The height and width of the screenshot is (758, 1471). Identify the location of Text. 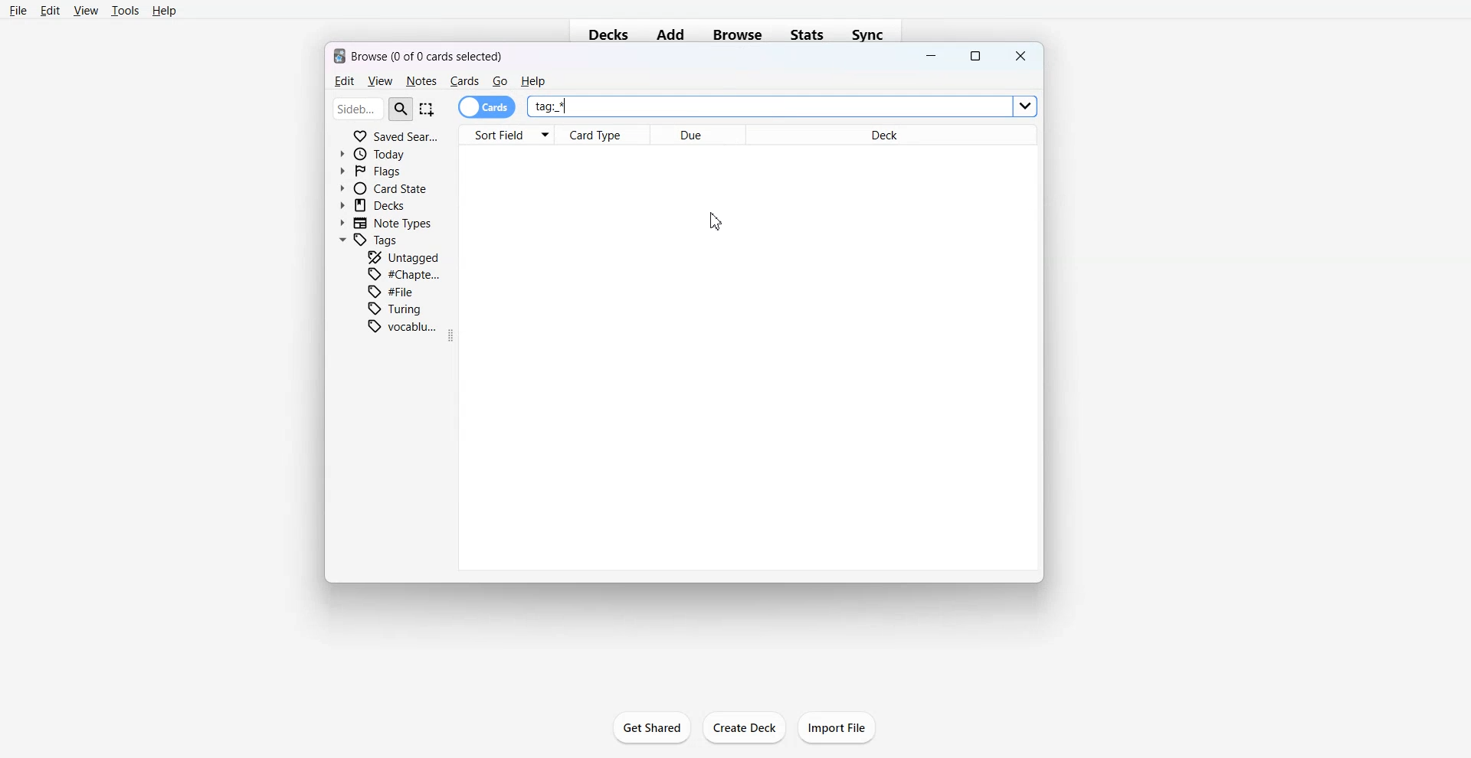
(419, 54).